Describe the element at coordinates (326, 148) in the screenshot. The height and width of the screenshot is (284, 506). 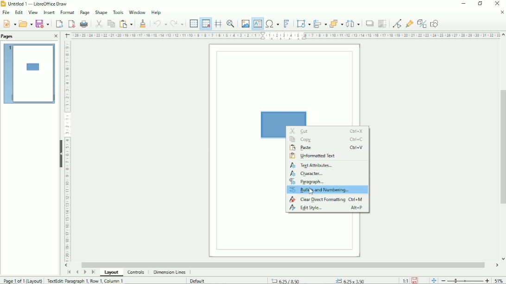
I see `Paste` at that location.